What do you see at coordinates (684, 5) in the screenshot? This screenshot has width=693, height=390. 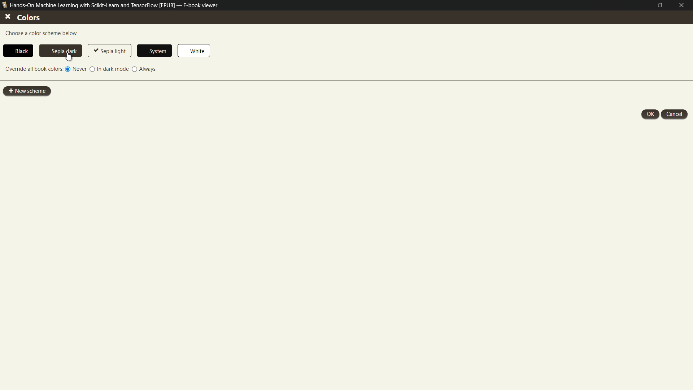 I see `close e-book viewer mode` at bounding box center [684, 5].